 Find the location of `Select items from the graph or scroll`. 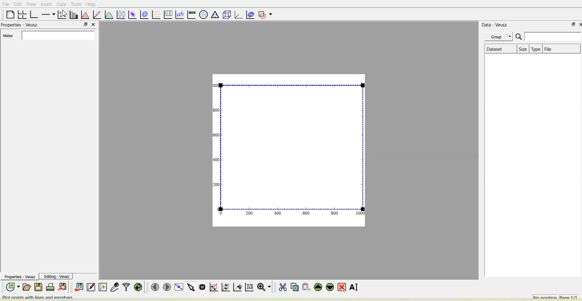

Select items from the graph or scroll is located at coordinates (191, 287).